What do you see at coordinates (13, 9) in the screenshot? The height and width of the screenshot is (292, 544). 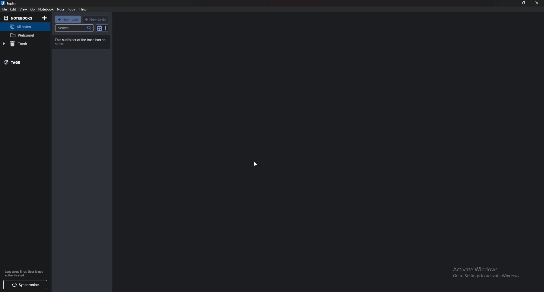 I see `Edit` at bounding box center [13, 9].